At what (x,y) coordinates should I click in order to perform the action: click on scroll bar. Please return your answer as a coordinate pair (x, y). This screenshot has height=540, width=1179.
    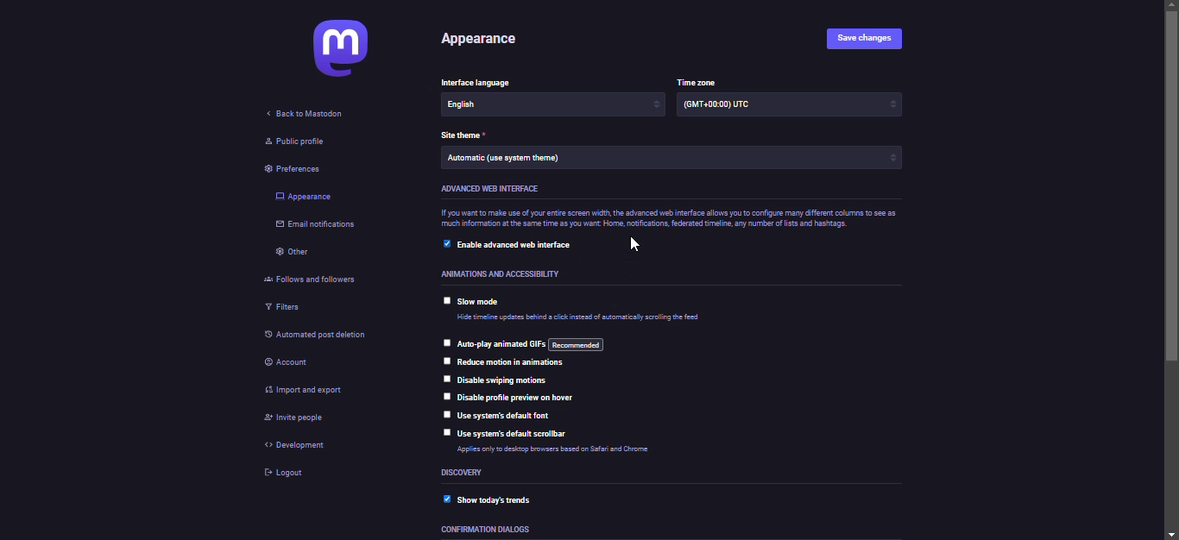
    Looking at the image, I should click on (1170, 185).